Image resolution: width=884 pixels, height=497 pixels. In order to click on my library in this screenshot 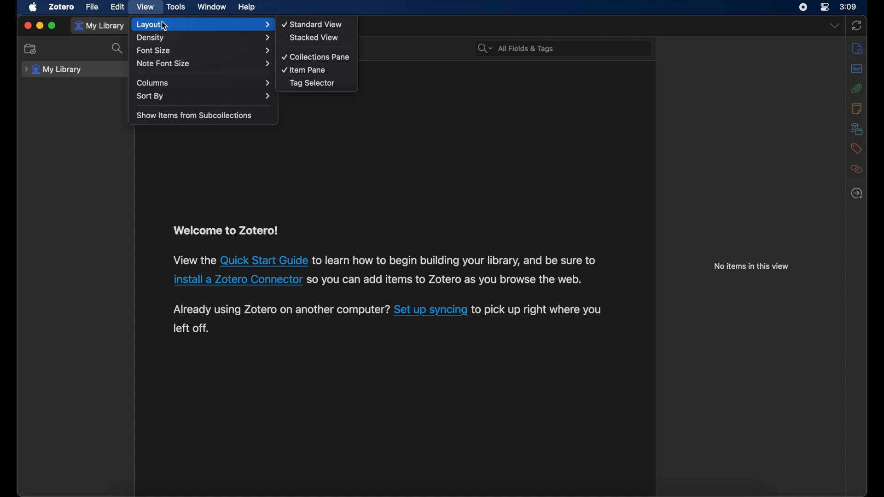, I will do `click(100, 25)`.